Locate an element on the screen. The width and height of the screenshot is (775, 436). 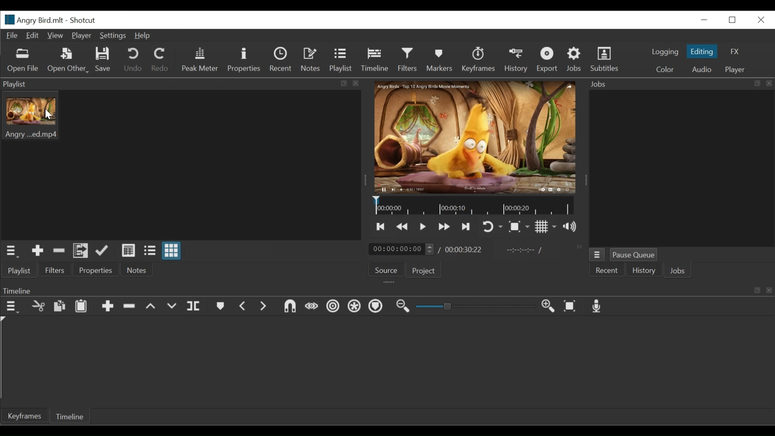
Next marker is located at coordinates (264, 307).